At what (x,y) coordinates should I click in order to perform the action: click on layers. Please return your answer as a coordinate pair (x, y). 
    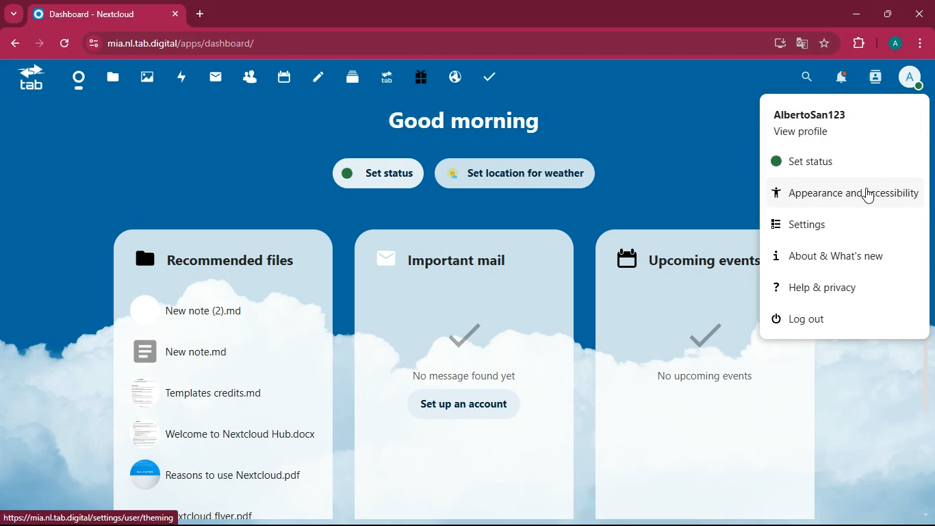
    Looking at the image, I should click on (353, 79).